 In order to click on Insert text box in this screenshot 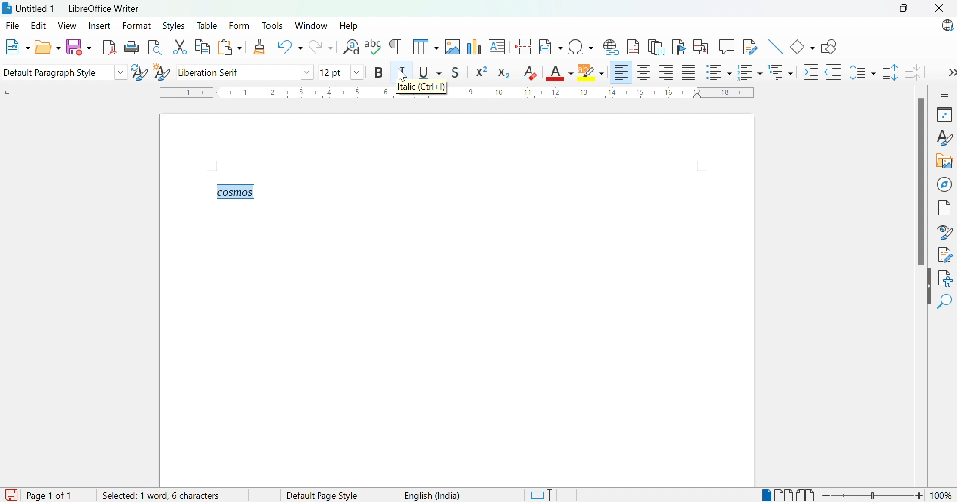, I will do `click(496, 47)`.